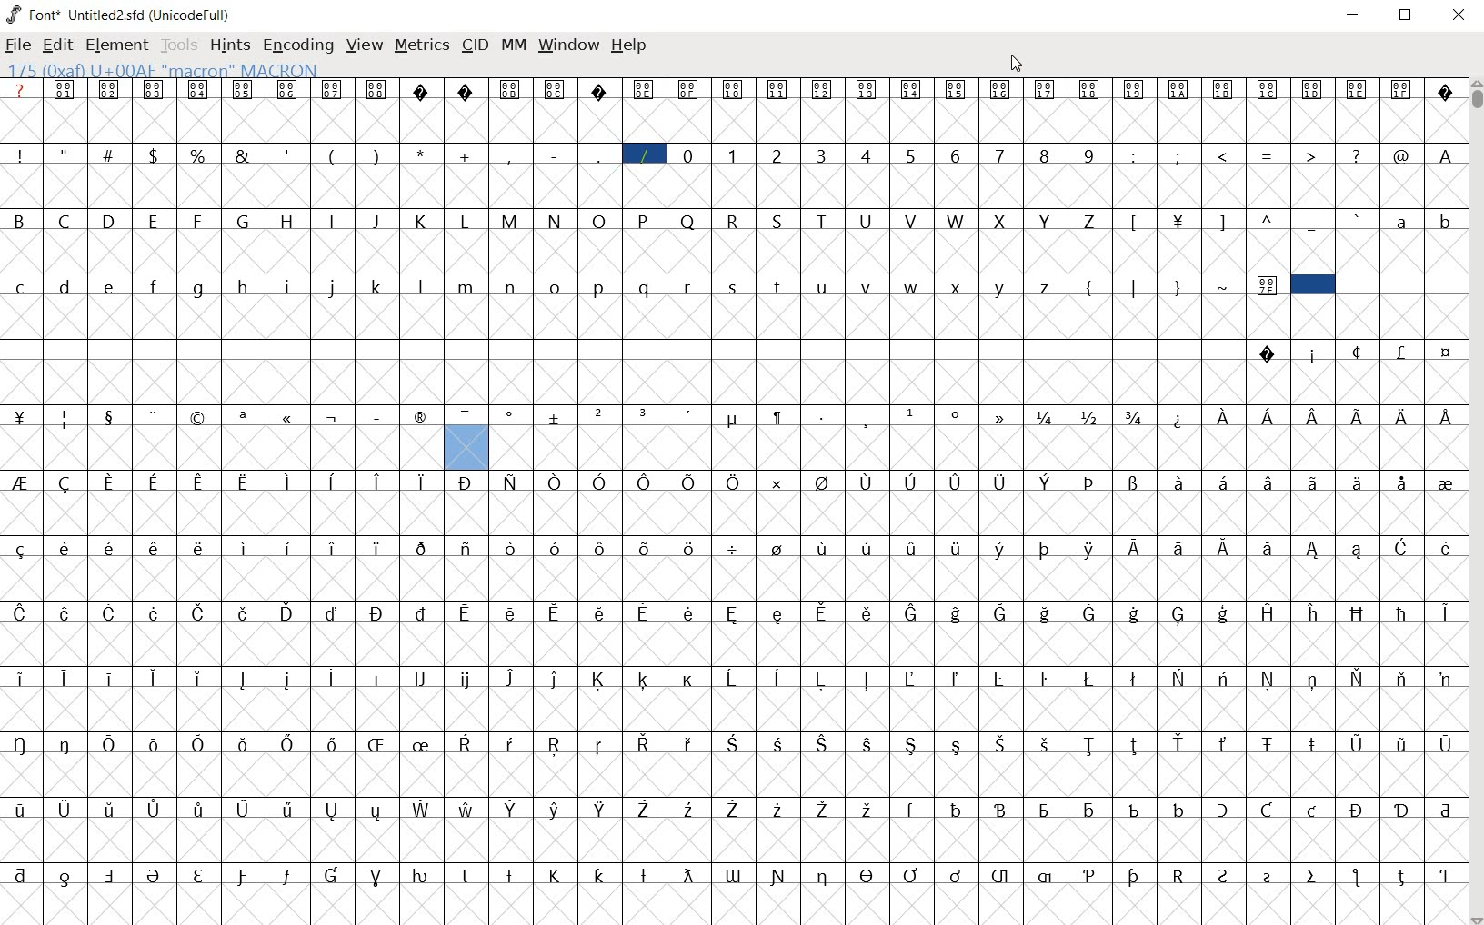 The height and width of the screenshot is (925, 1484). I want to click on Symbol, so click(1000, 549).